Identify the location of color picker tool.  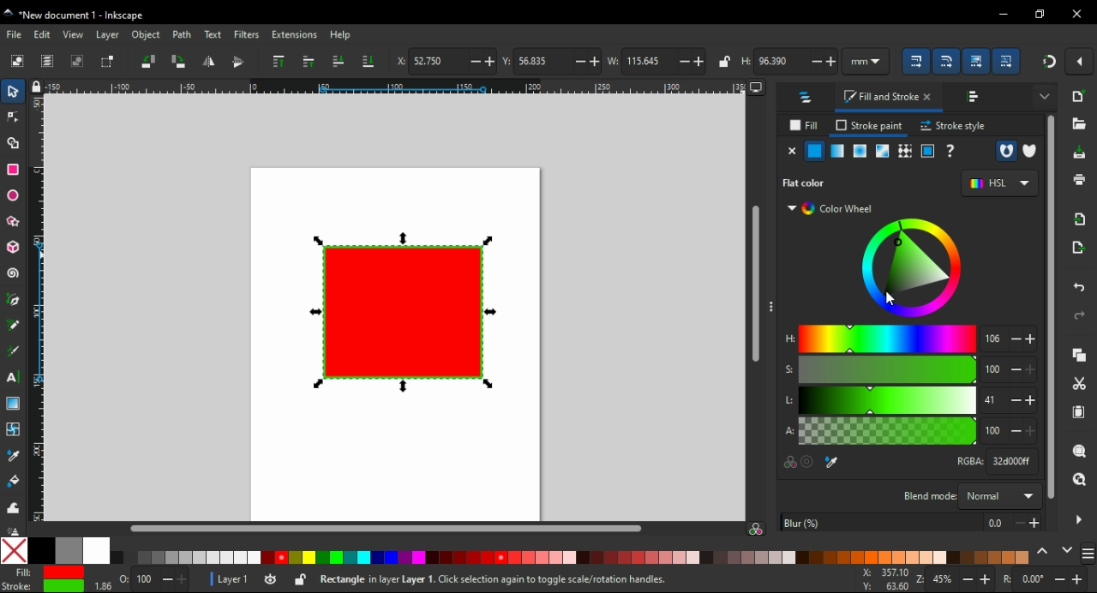
(13, 456).